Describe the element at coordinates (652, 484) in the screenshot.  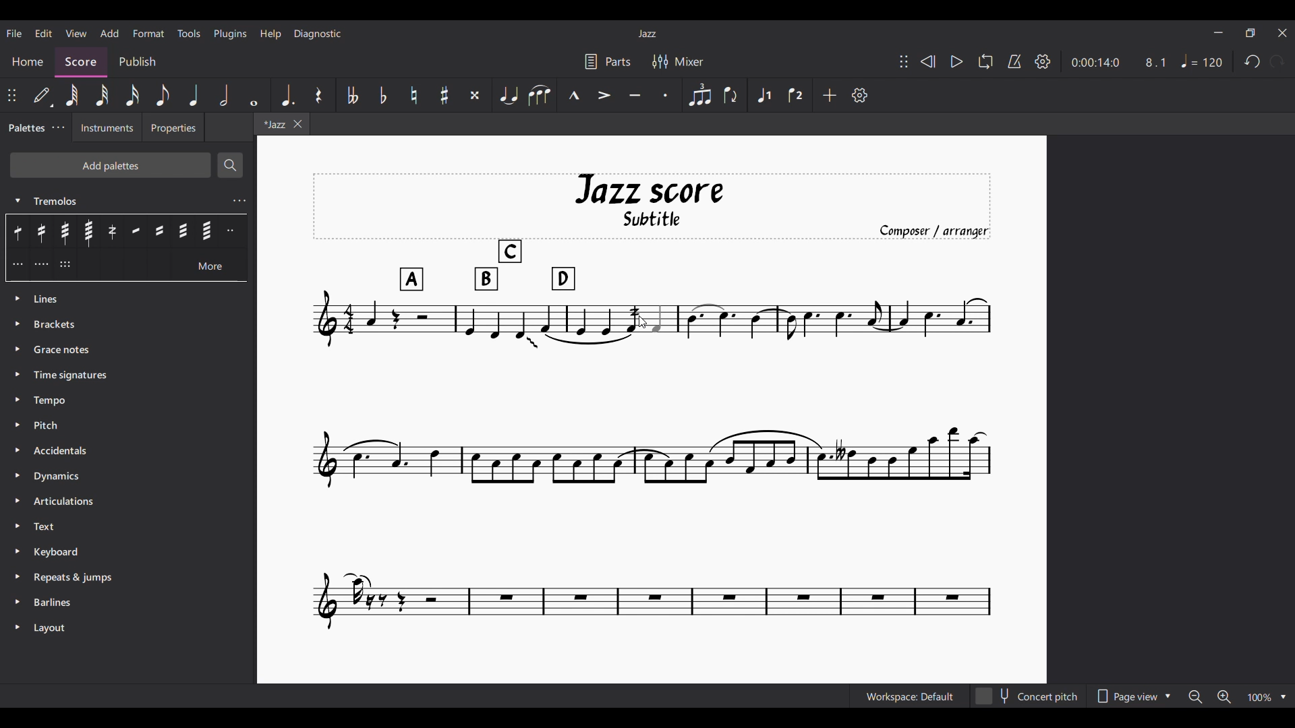
I see `Current score` at that location.